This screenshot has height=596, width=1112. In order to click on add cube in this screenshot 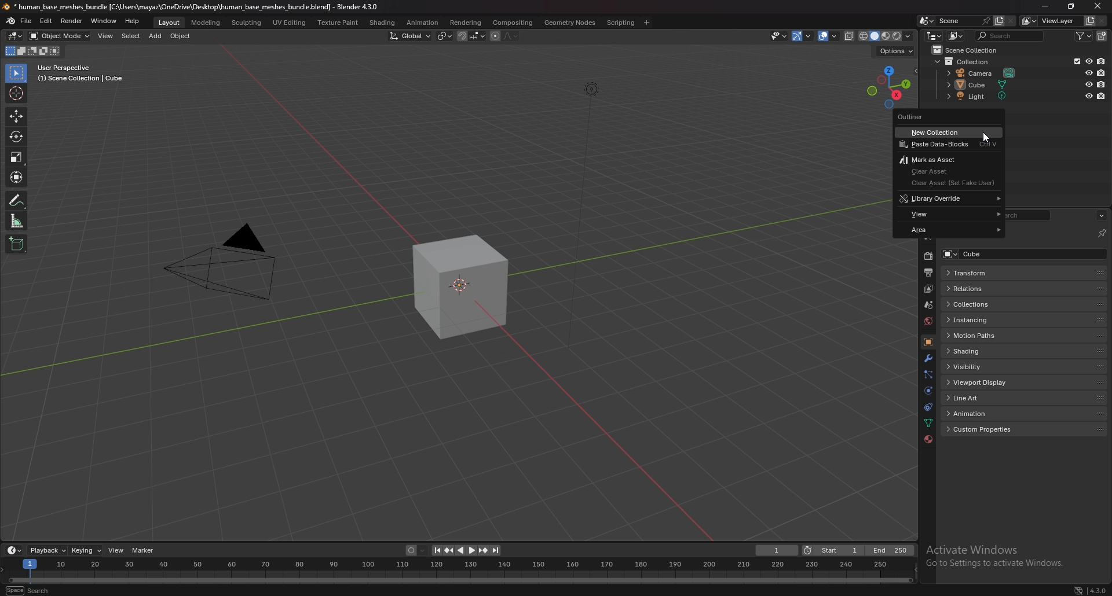, I will do `click(17, 244)`.